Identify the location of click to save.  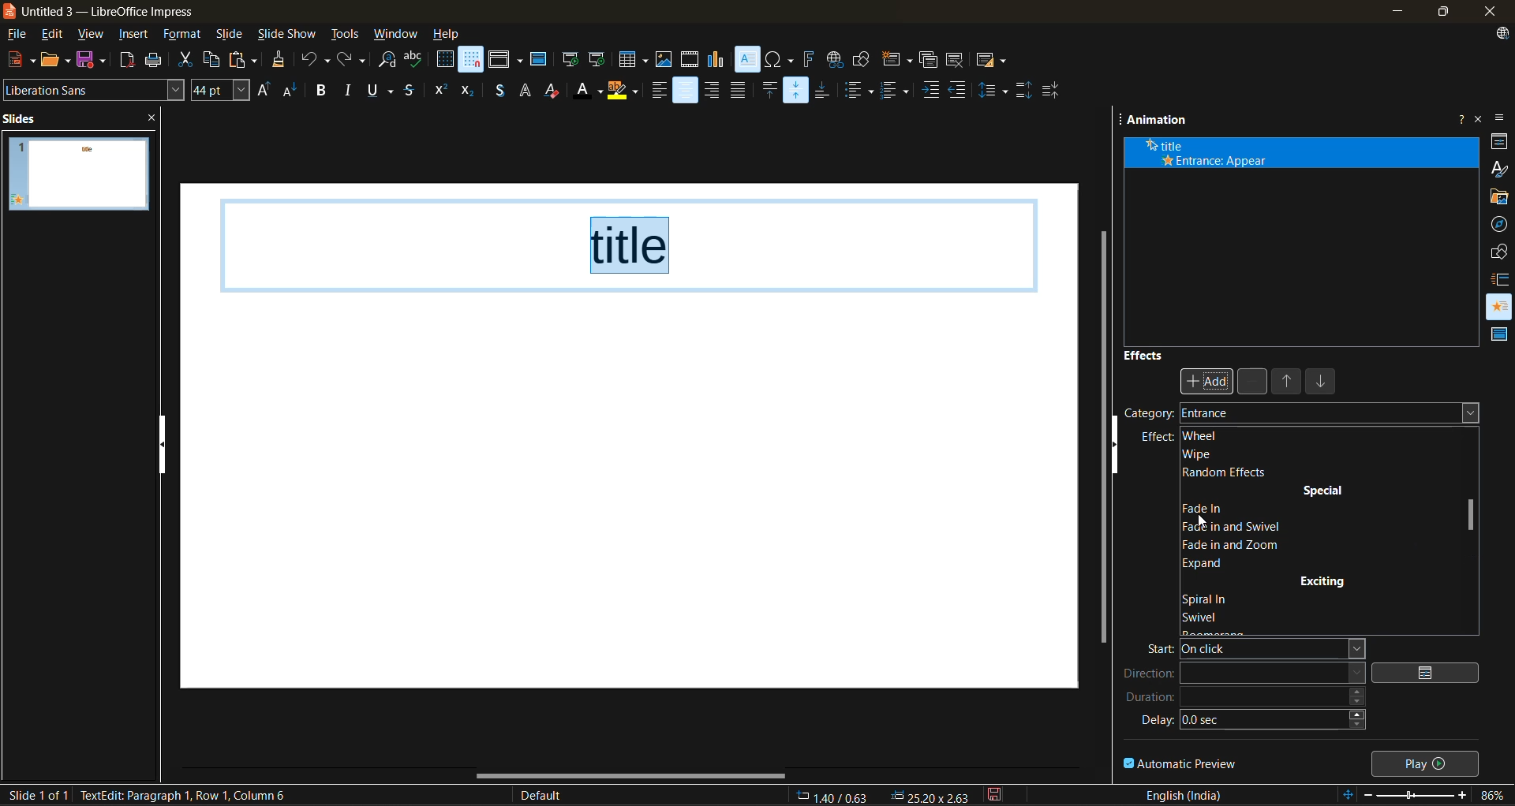
(997, 794).